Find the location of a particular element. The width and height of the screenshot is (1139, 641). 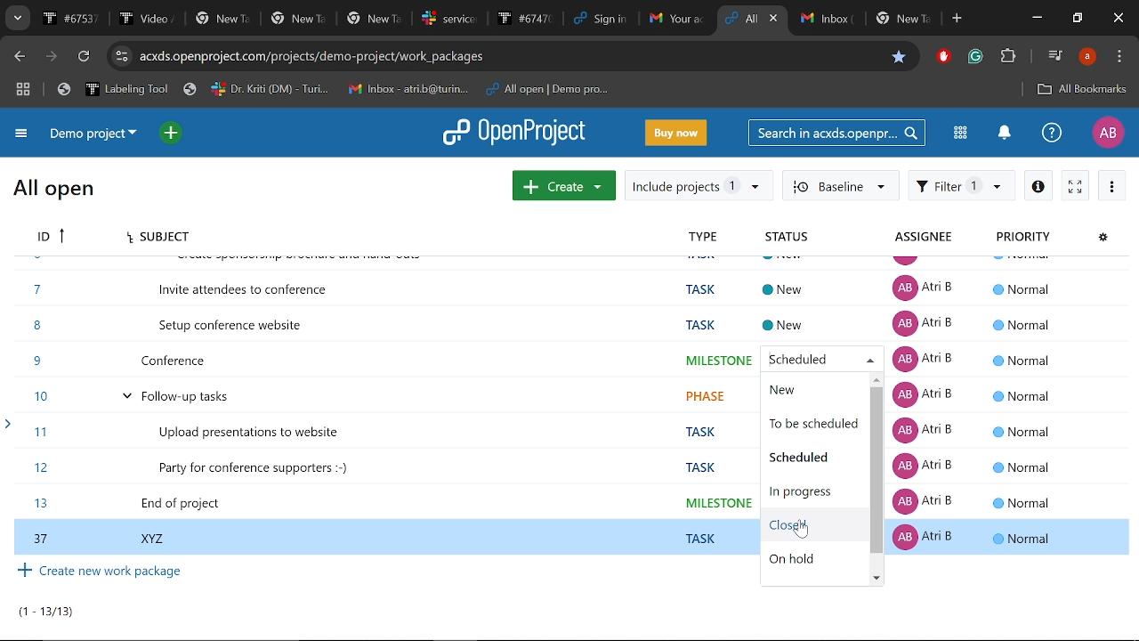

MOve down is located at coordinates (877, 579).